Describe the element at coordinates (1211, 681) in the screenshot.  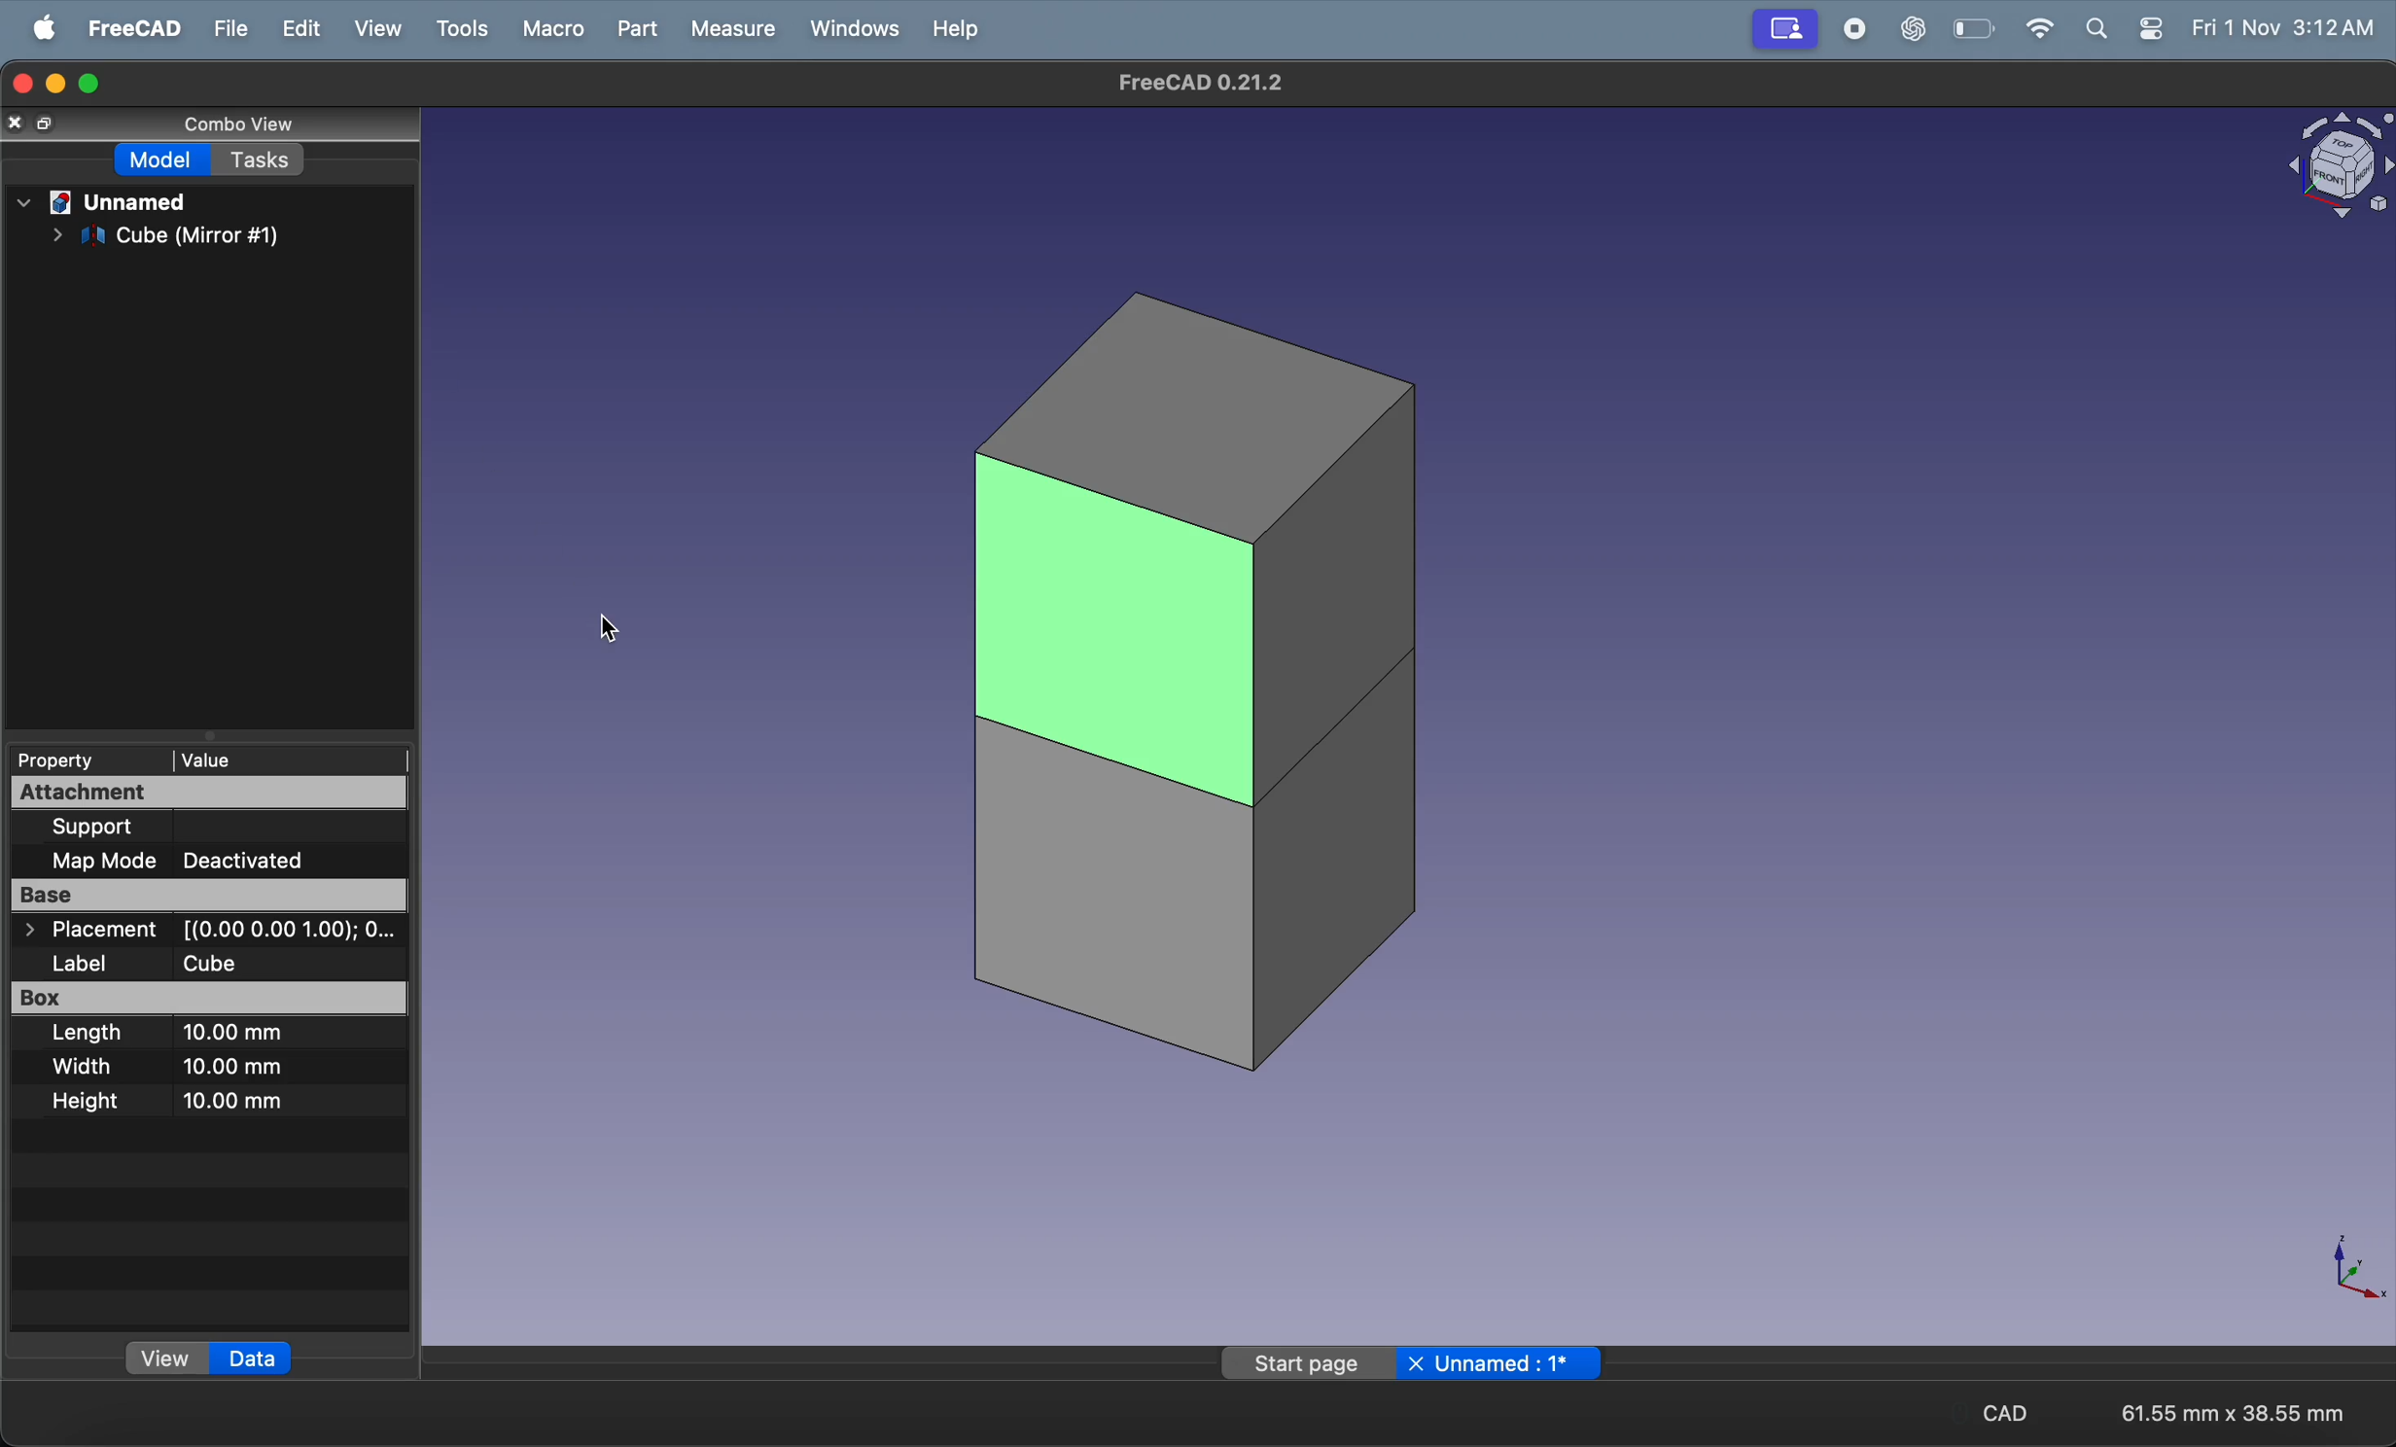
I see `cubes` at that location.